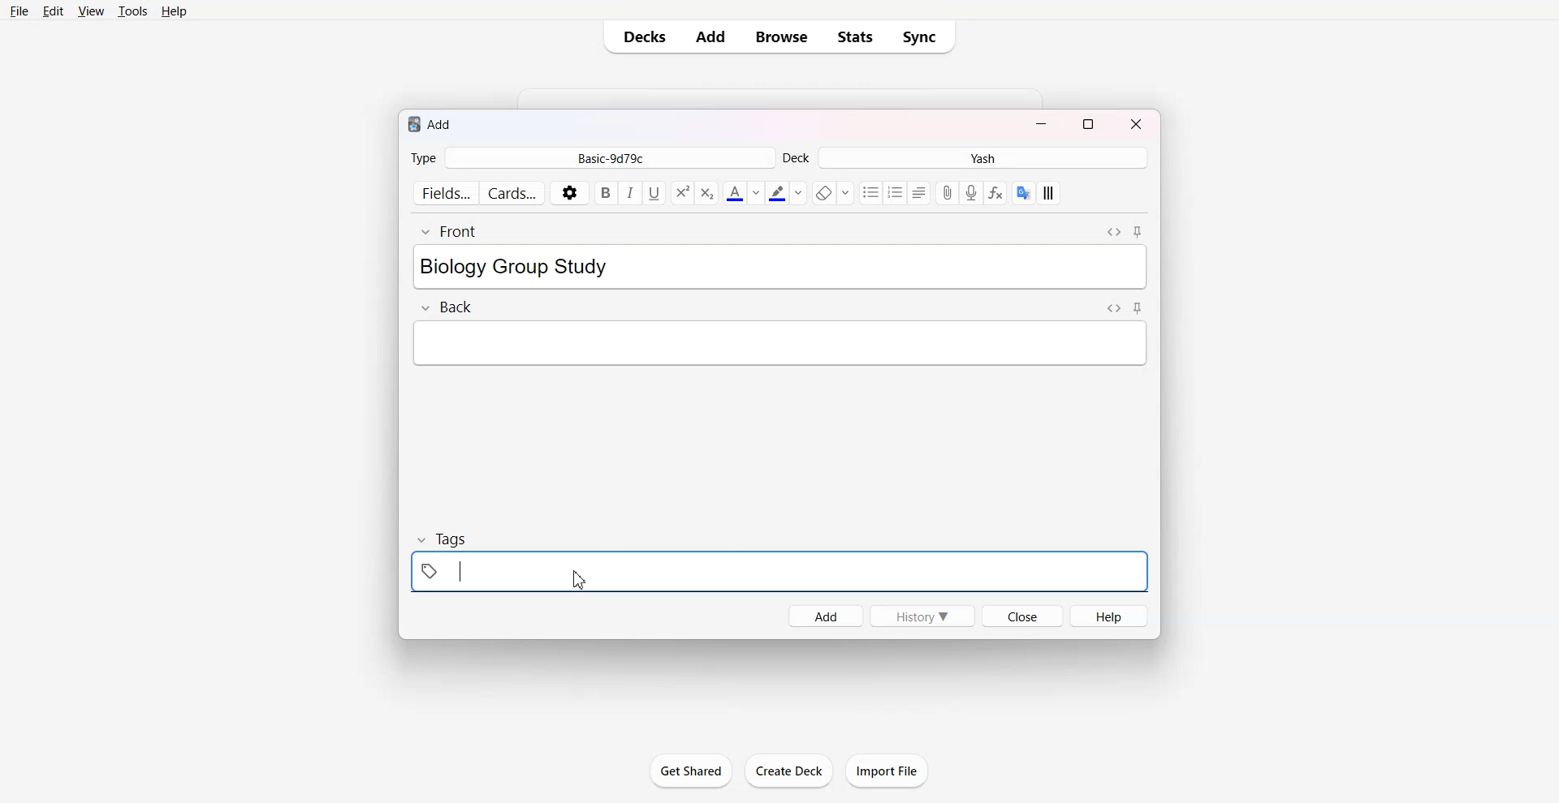 This screenshot has height=803, width=1559. Describe the element at coordinates (707, 193) in the screenshot. I see `Superscript` at that location.